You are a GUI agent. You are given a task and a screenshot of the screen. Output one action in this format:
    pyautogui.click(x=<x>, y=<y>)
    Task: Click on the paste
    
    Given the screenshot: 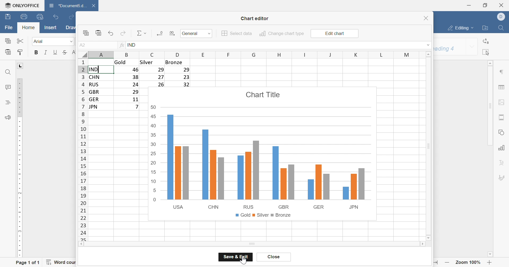 What is the action you would take?
    pyautogui.click(x=99, y=33)
    